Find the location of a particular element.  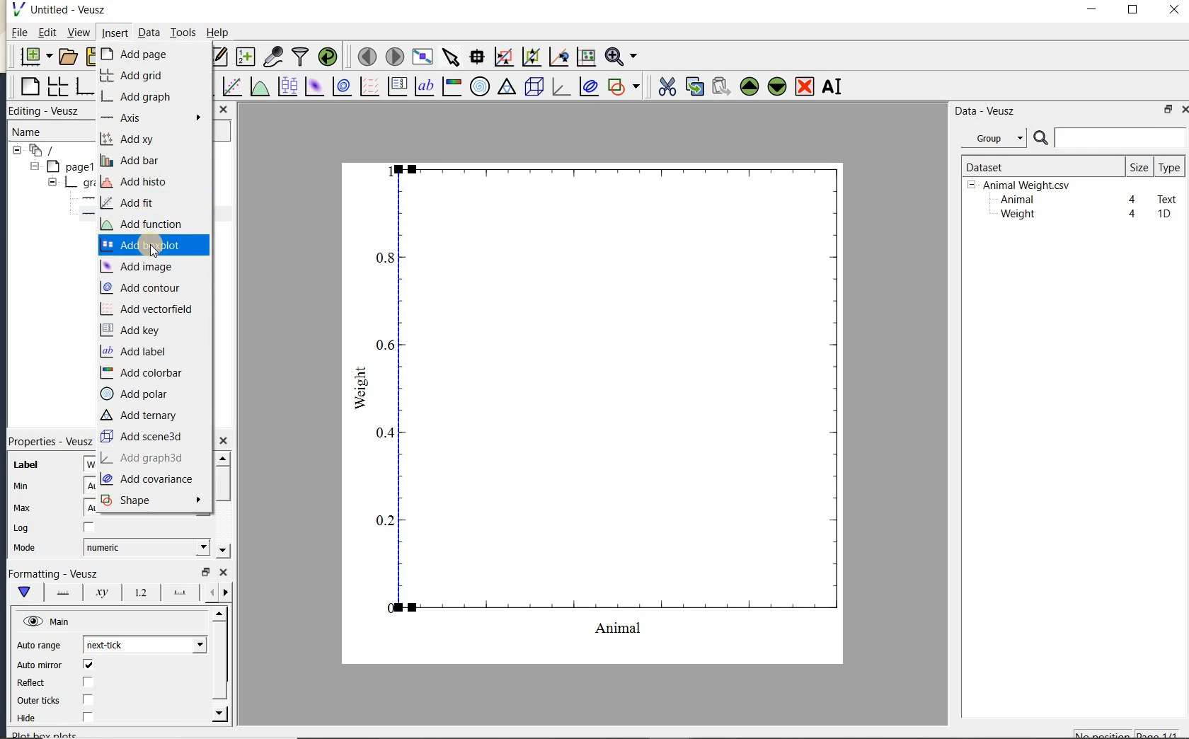

Data-Veusz is located at coordinates (985, 111).